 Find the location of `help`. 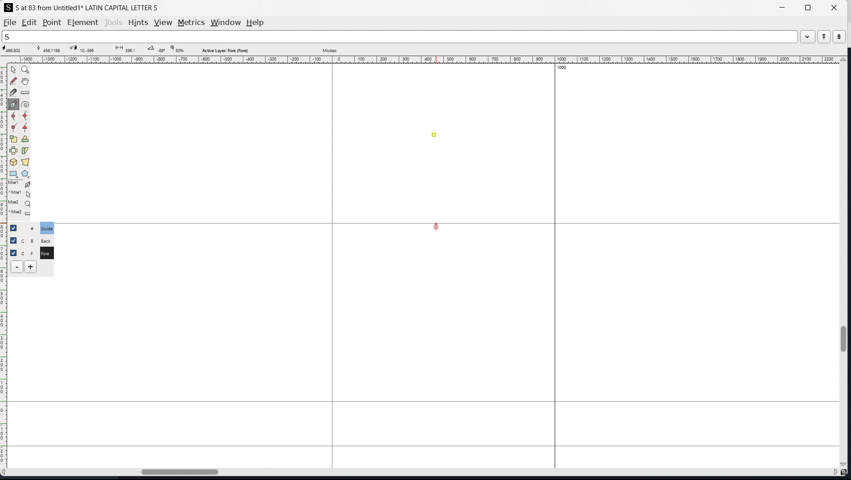

help is located at coordinates (255, 23).